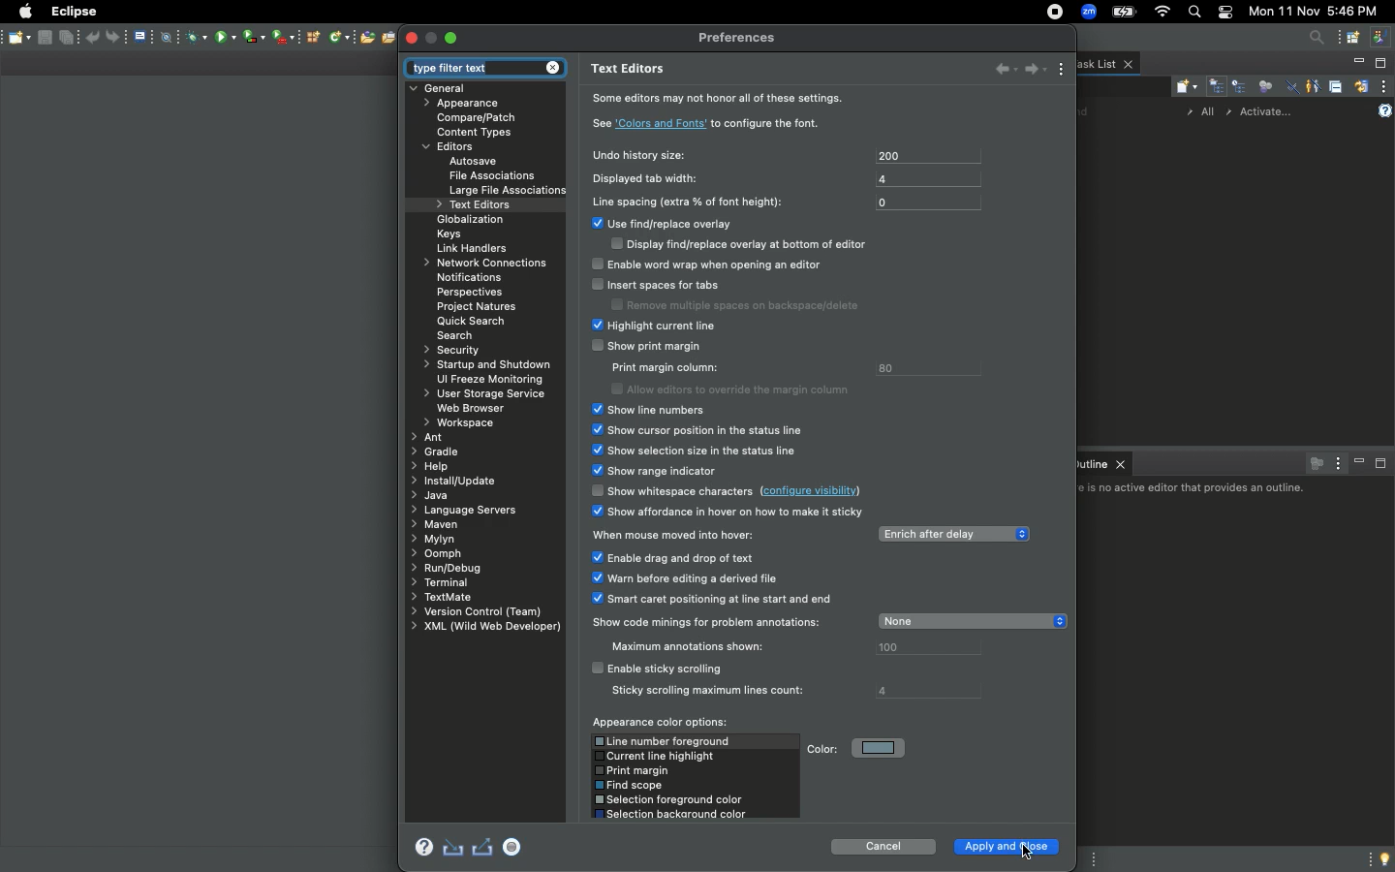 Image resolution: width=1395 pixels, height=872 pixels. I want to click on Version control, so click(477, 611).